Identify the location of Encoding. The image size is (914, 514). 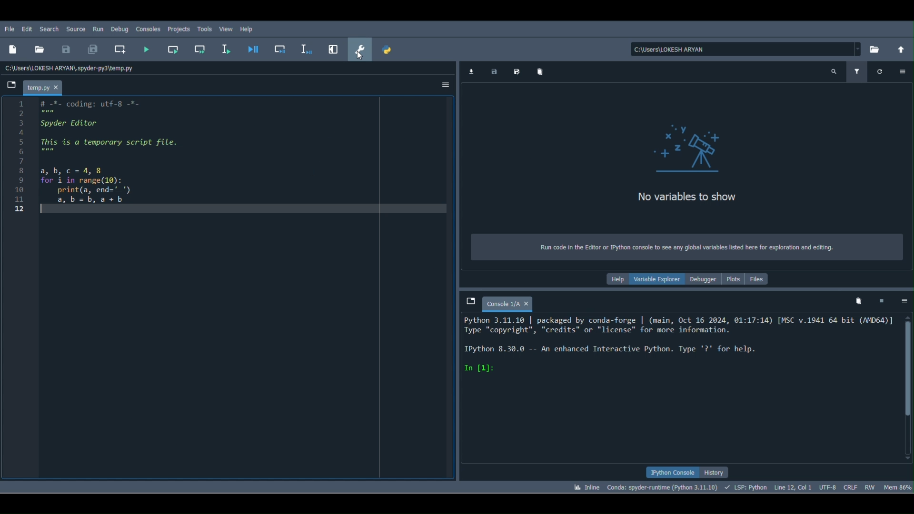
(828, 487).